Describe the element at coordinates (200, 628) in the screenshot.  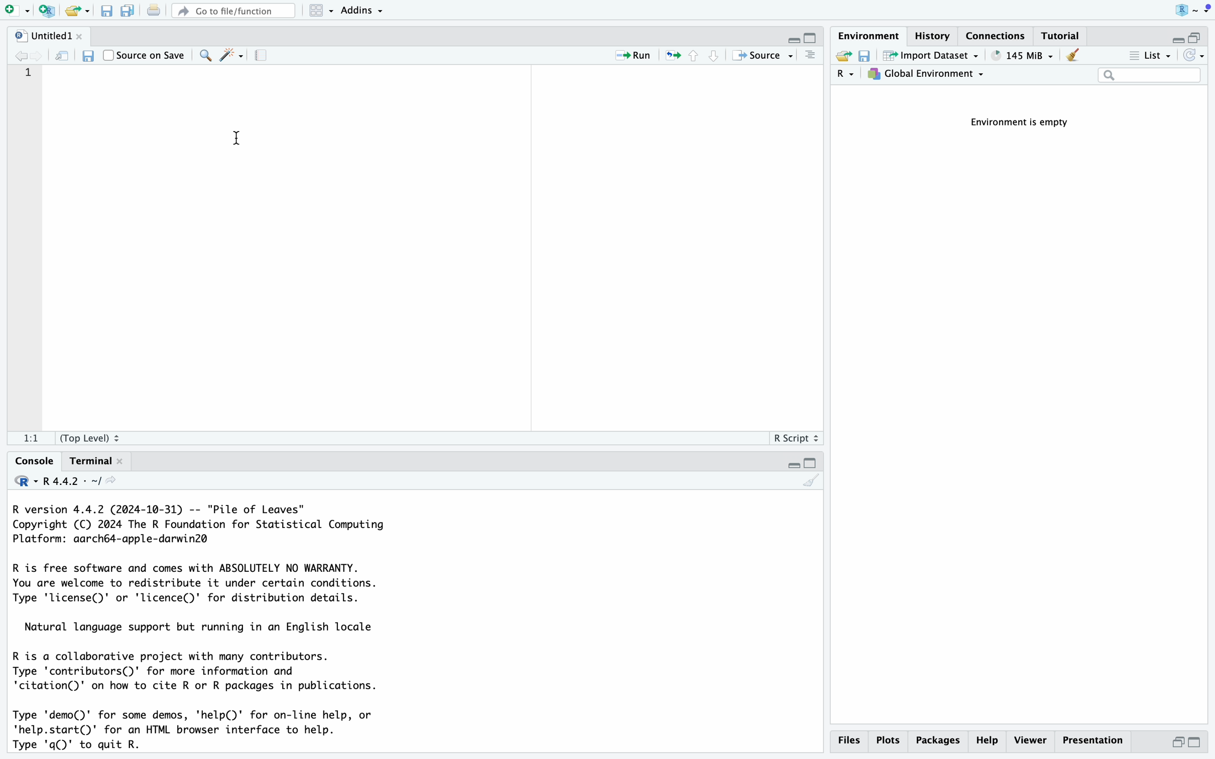
I see `description of support` at that location.